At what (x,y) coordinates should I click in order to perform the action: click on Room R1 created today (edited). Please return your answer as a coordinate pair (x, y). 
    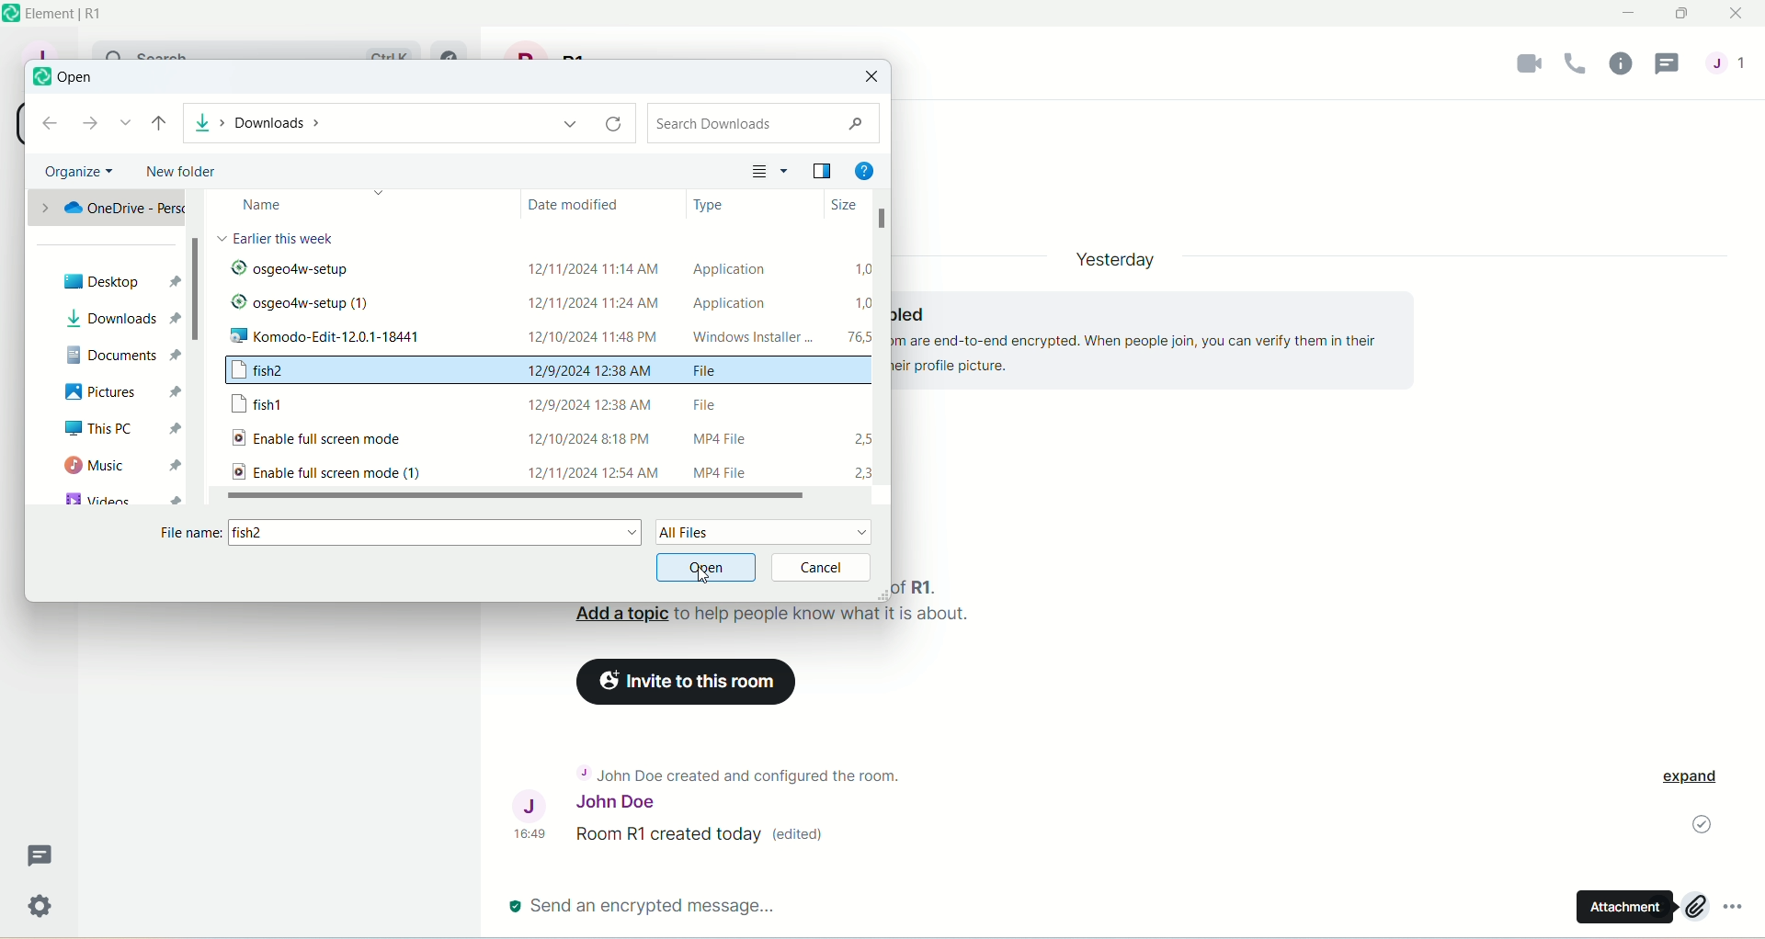
    Looking at the image, I should click on (708, 838).